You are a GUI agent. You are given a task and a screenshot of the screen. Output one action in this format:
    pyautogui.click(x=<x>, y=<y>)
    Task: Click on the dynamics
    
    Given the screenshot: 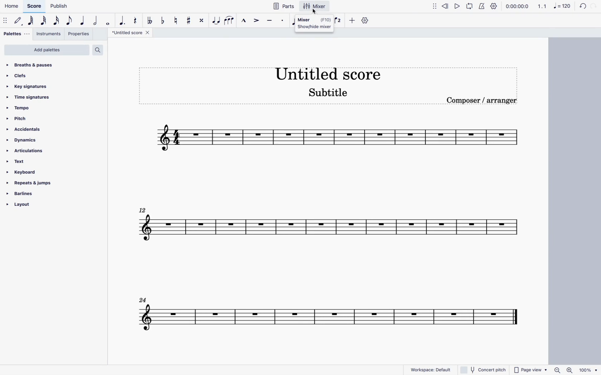 What is the action you would take?
    pyautogui.click(x=25, y=140)
    